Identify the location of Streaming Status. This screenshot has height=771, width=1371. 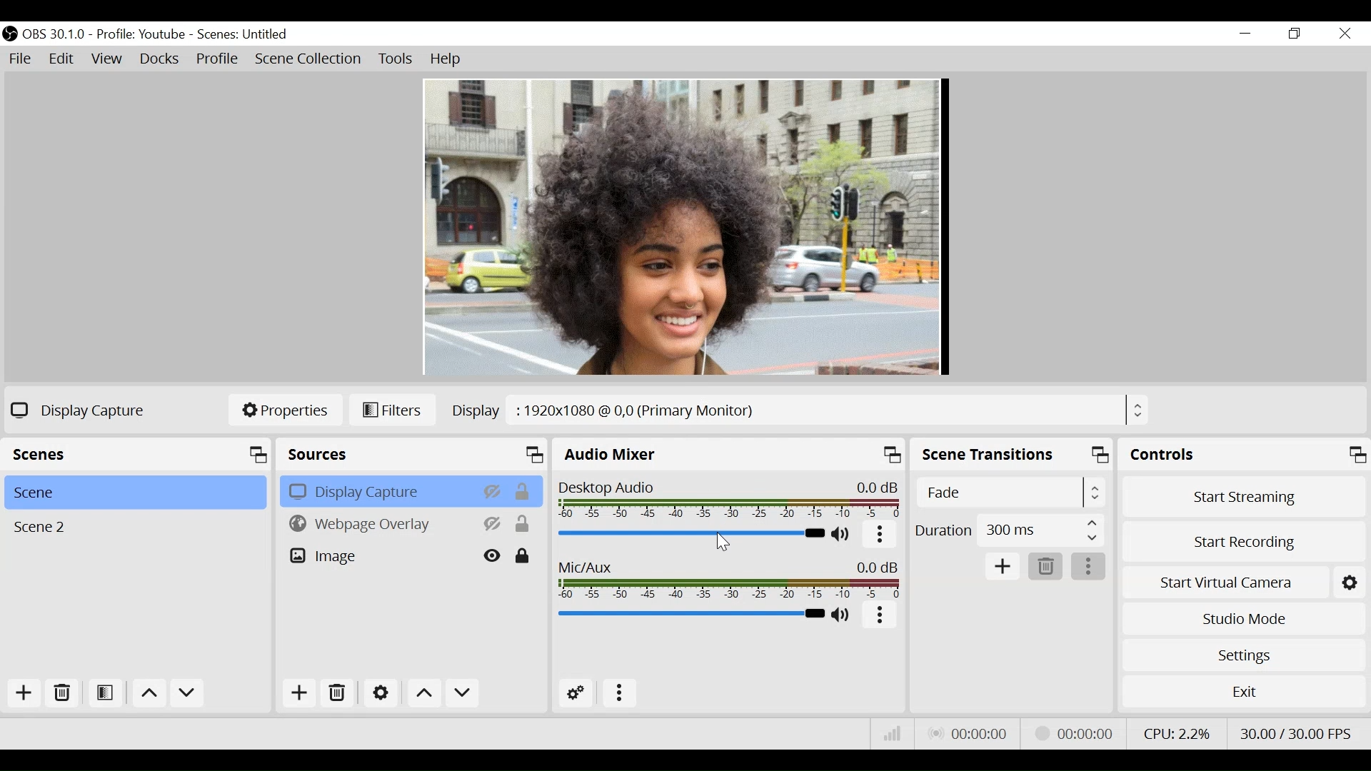
(1075, 733).